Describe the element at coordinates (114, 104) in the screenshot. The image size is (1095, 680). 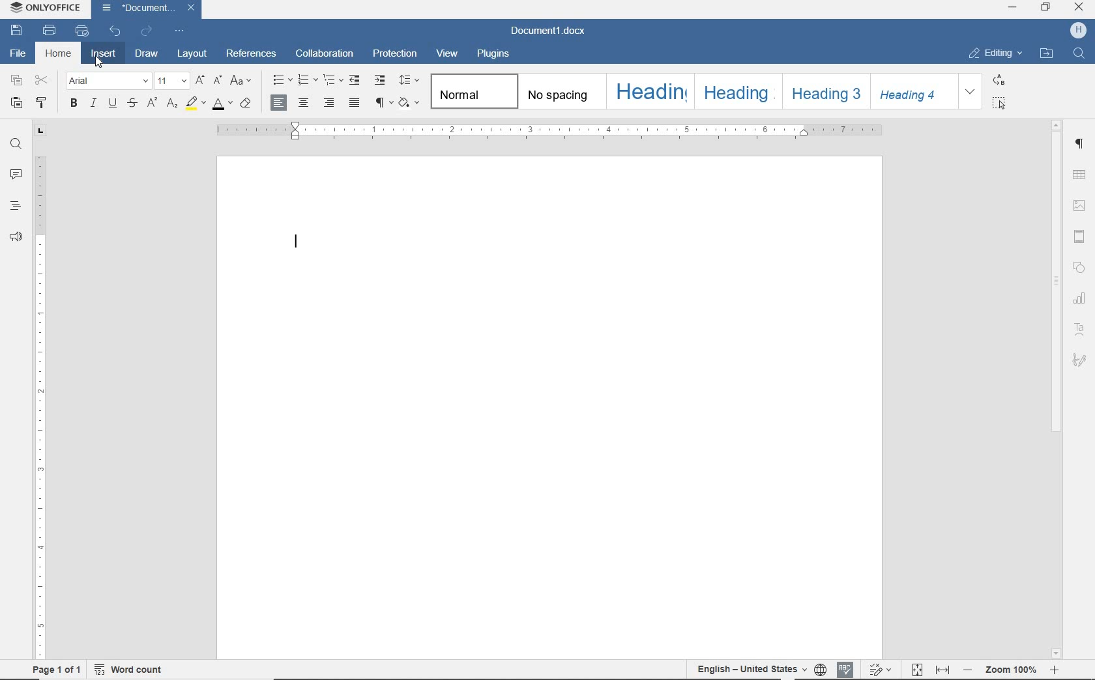
I see `underline` at that location.